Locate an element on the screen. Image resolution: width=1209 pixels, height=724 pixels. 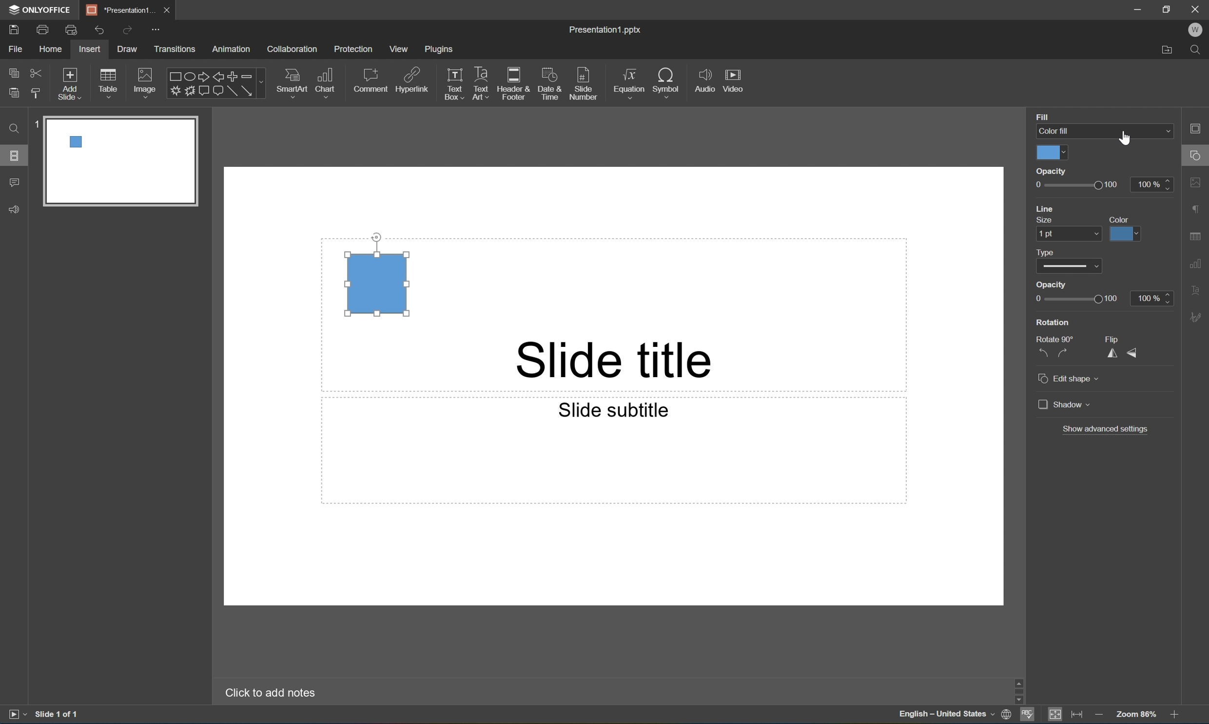
Image is located at coordinates (145, 81).